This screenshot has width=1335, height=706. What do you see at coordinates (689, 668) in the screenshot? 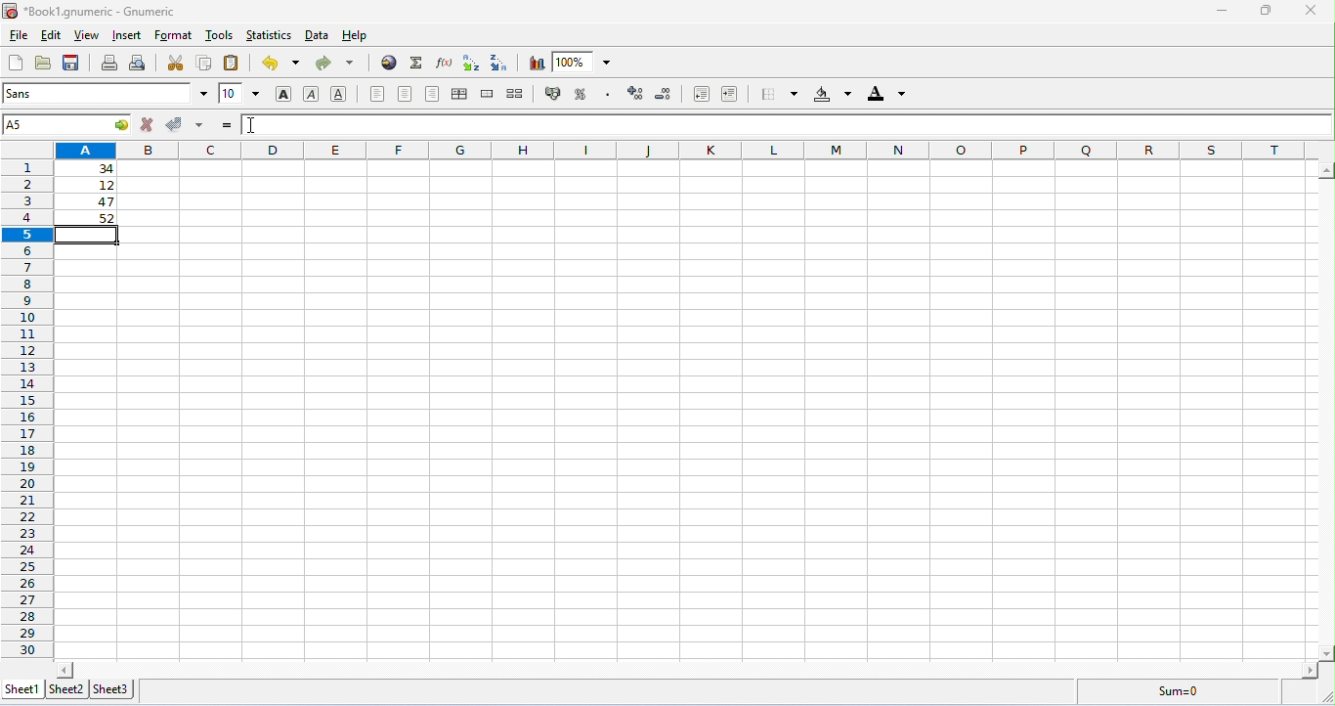
I see `space for horizontal scroll bar` at bounding box center [689, 668].